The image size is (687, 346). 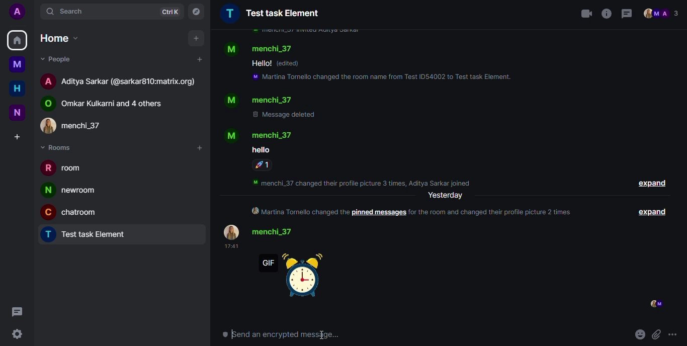 What do you see at coordinates (73, 211) in the screenshot?
I see `chatroom` at bounding box center [73, 211].